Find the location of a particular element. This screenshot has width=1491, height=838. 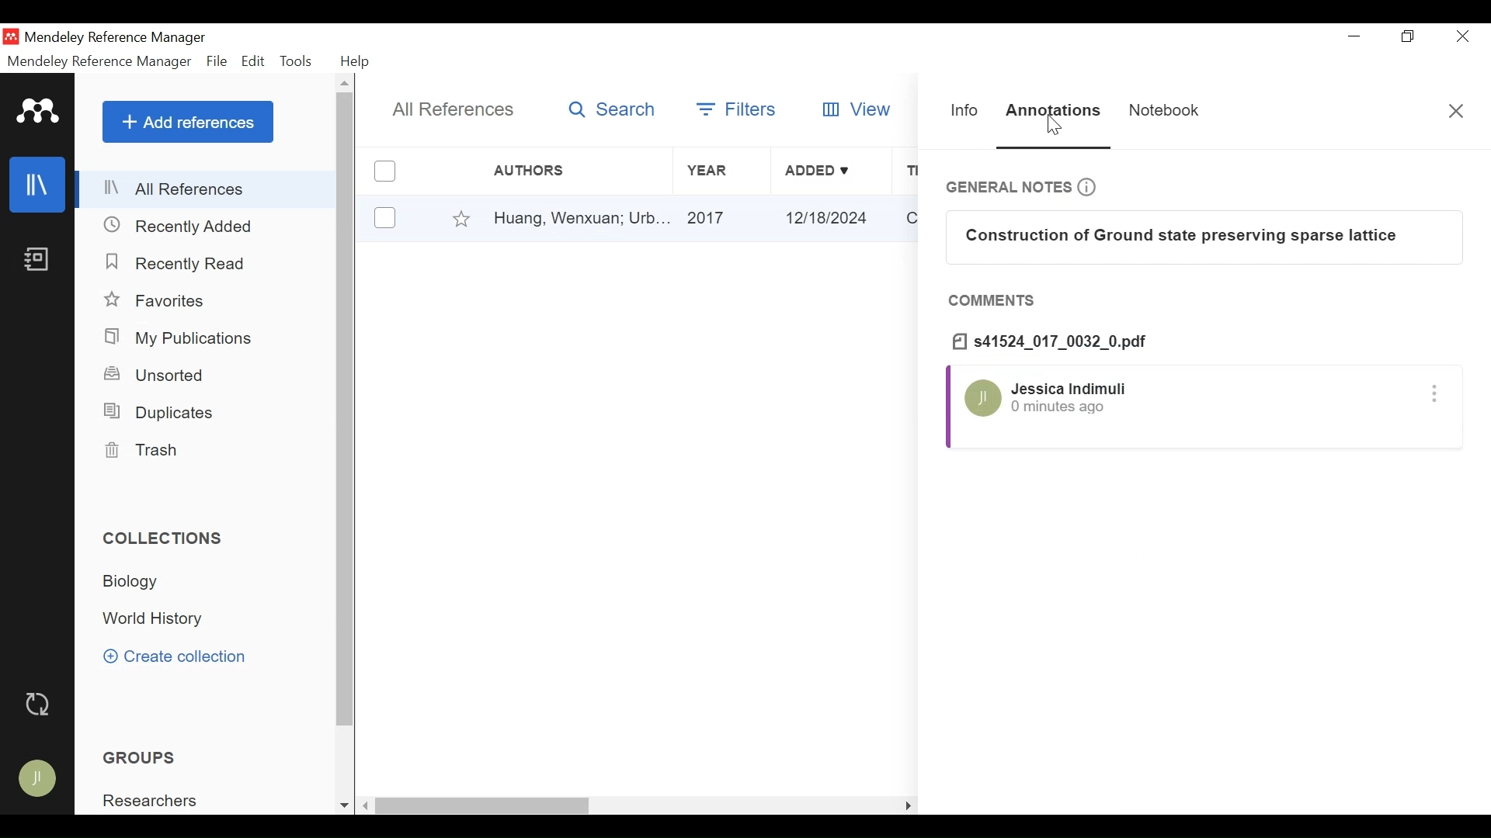

Scroll Left is located at coordinates (365, 806).